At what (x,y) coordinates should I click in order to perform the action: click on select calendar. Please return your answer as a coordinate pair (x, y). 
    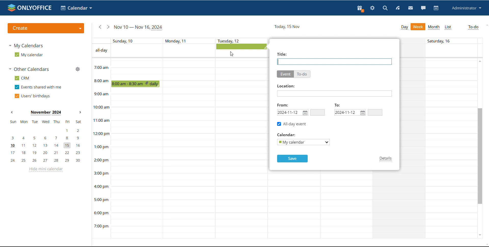
    Looking at the image, I should click on (303, 142).